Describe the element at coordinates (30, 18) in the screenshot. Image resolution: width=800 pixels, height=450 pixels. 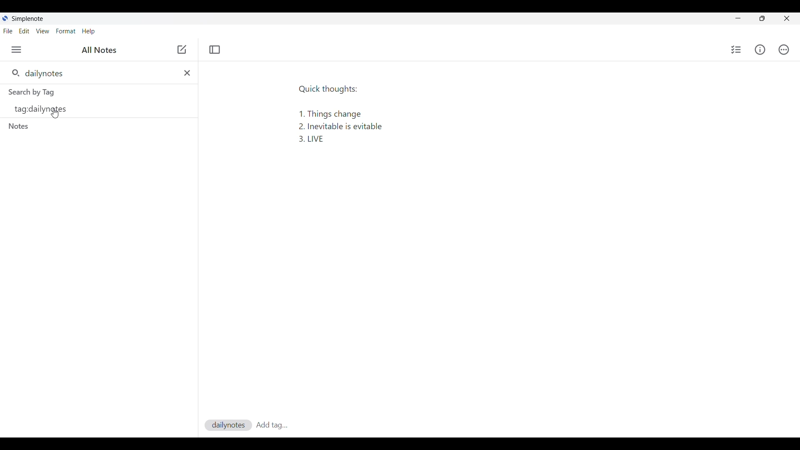
I see `Software note` at that location.